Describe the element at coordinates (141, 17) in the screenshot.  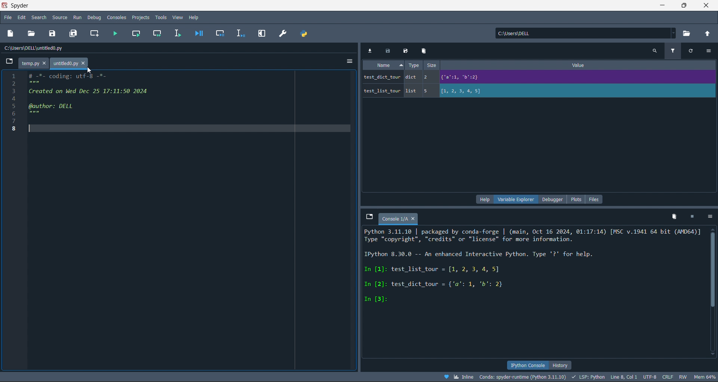
I see `projects` at that location.